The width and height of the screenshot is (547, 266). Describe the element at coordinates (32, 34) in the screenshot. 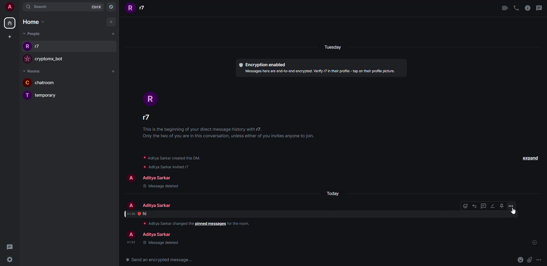

I see `people` at that location.